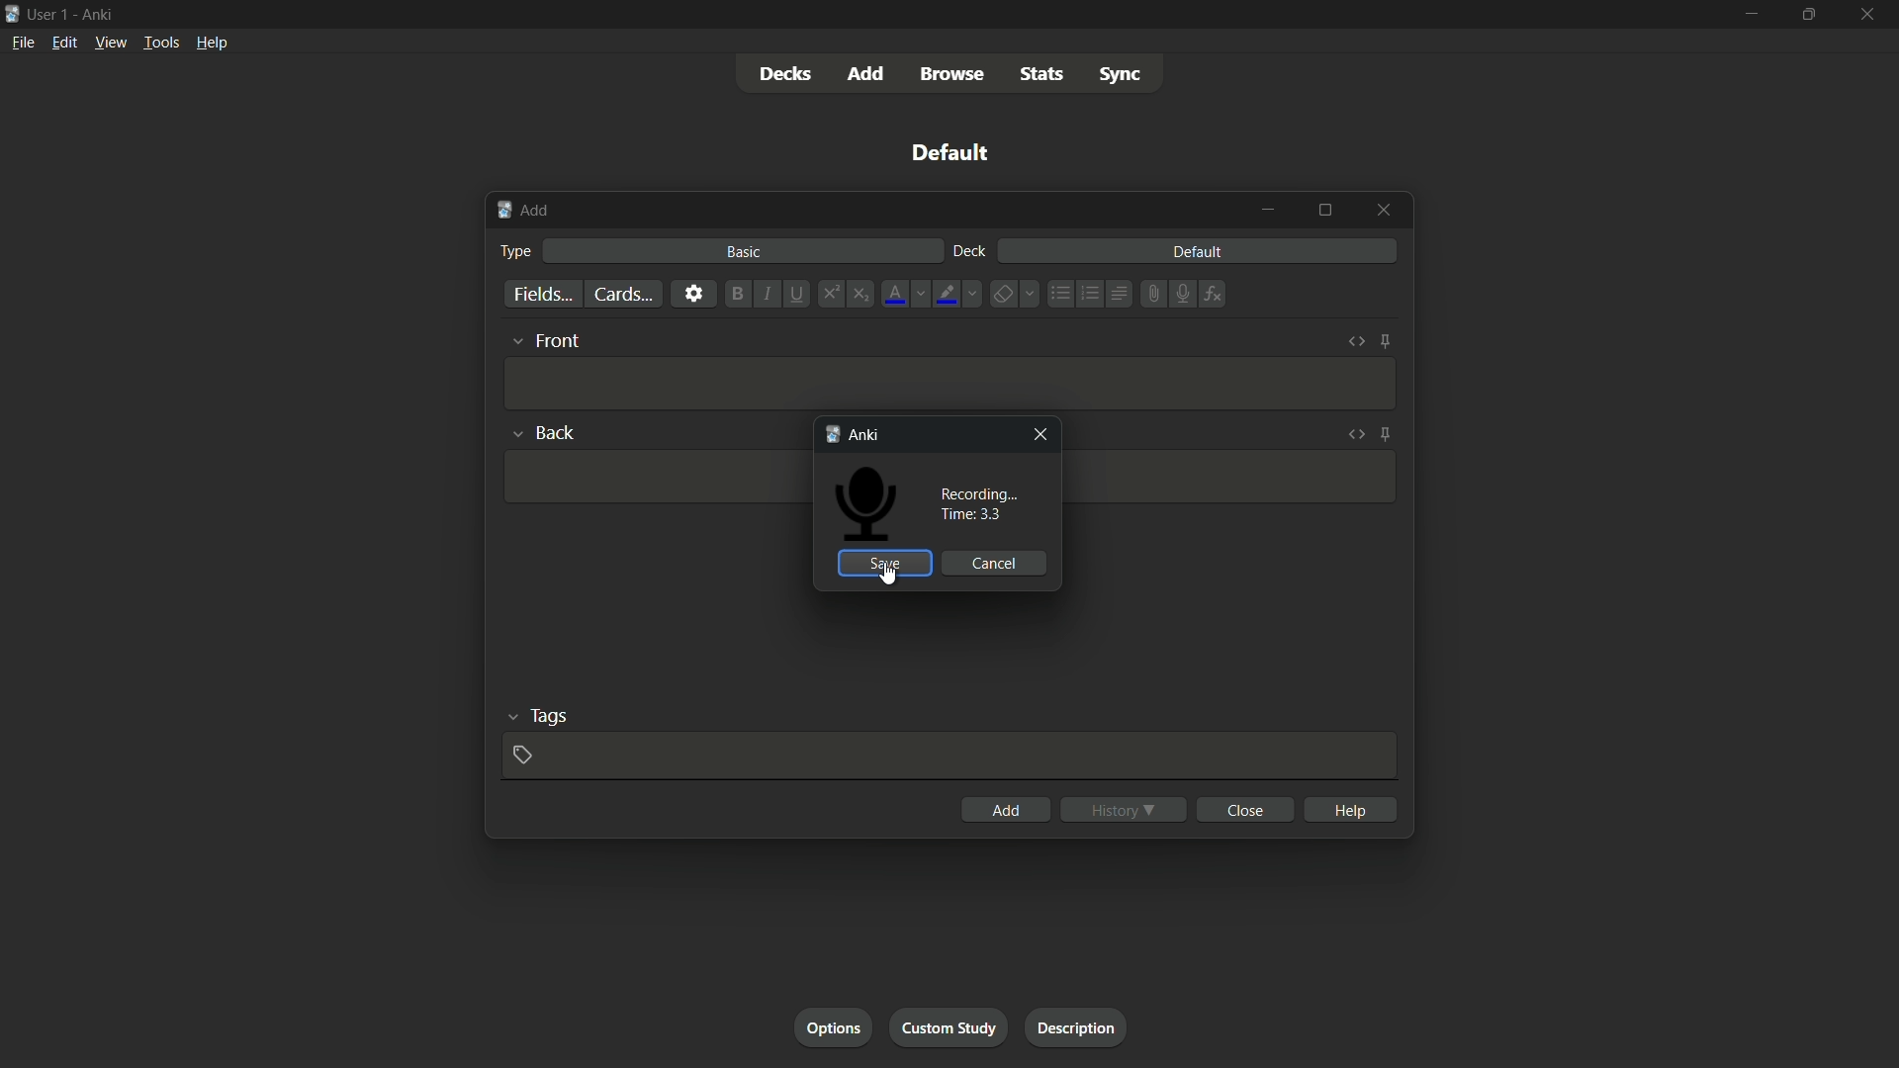 The width and height of the screenshot is (1899, 1068). Describe the element at coordinates (889, 577) in the screenshot. I see `cursor` at that location.